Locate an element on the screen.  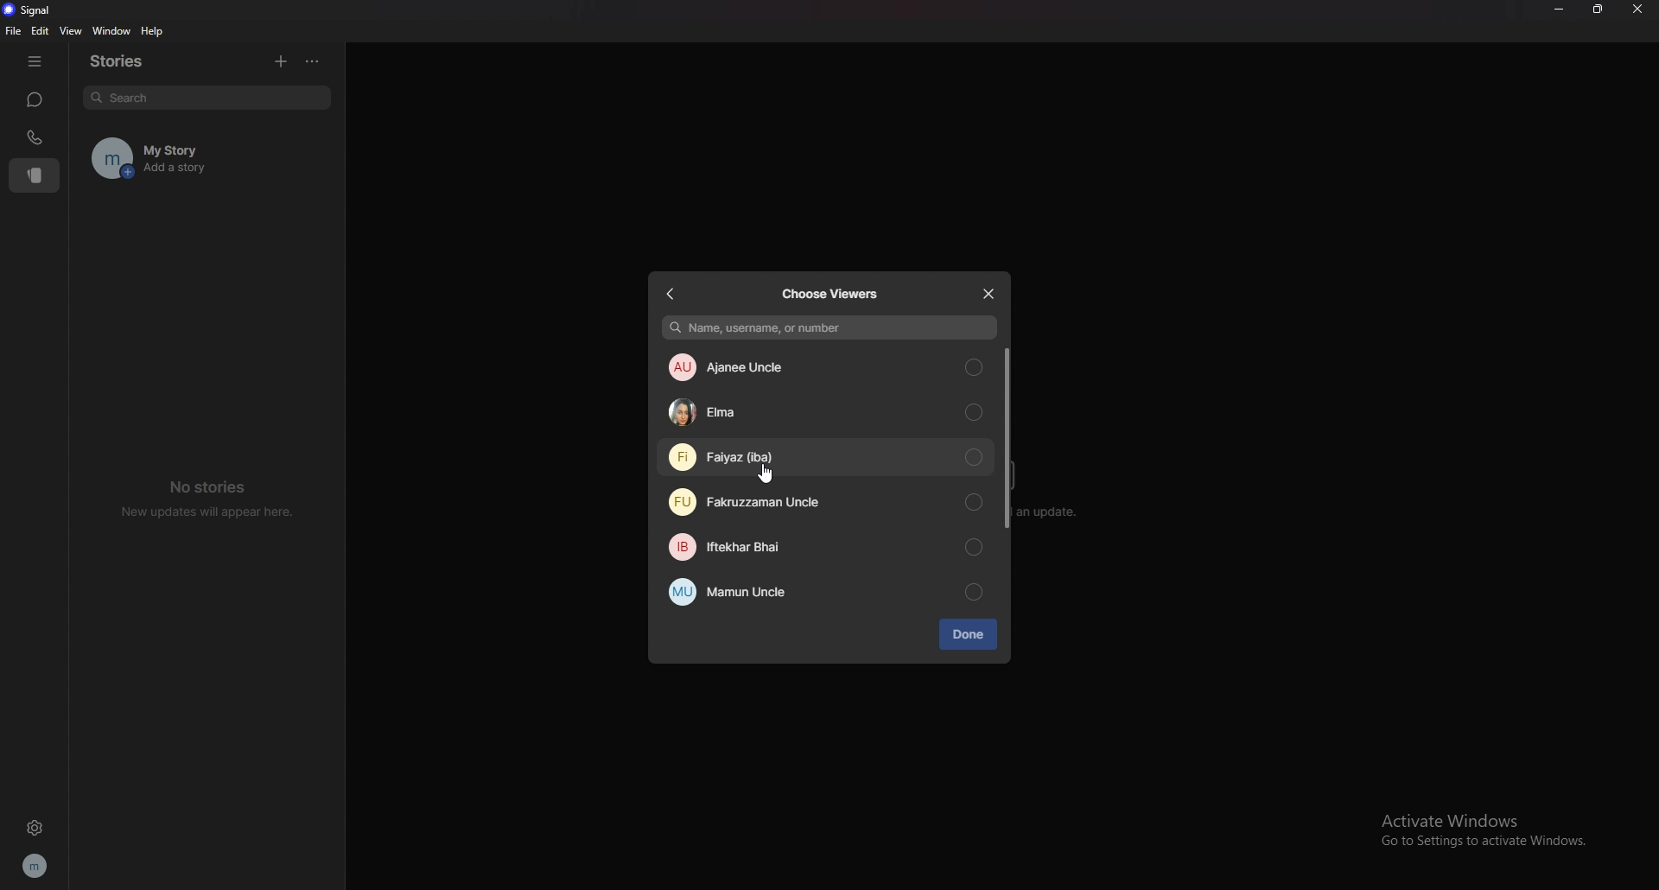
resize is located at coordinates (1598, 10).